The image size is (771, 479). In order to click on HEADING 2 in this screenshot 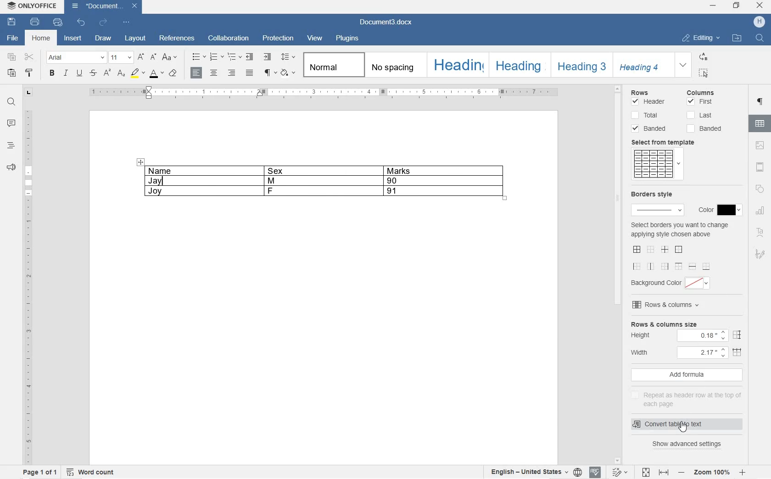, I will do `click(520, 65)`.